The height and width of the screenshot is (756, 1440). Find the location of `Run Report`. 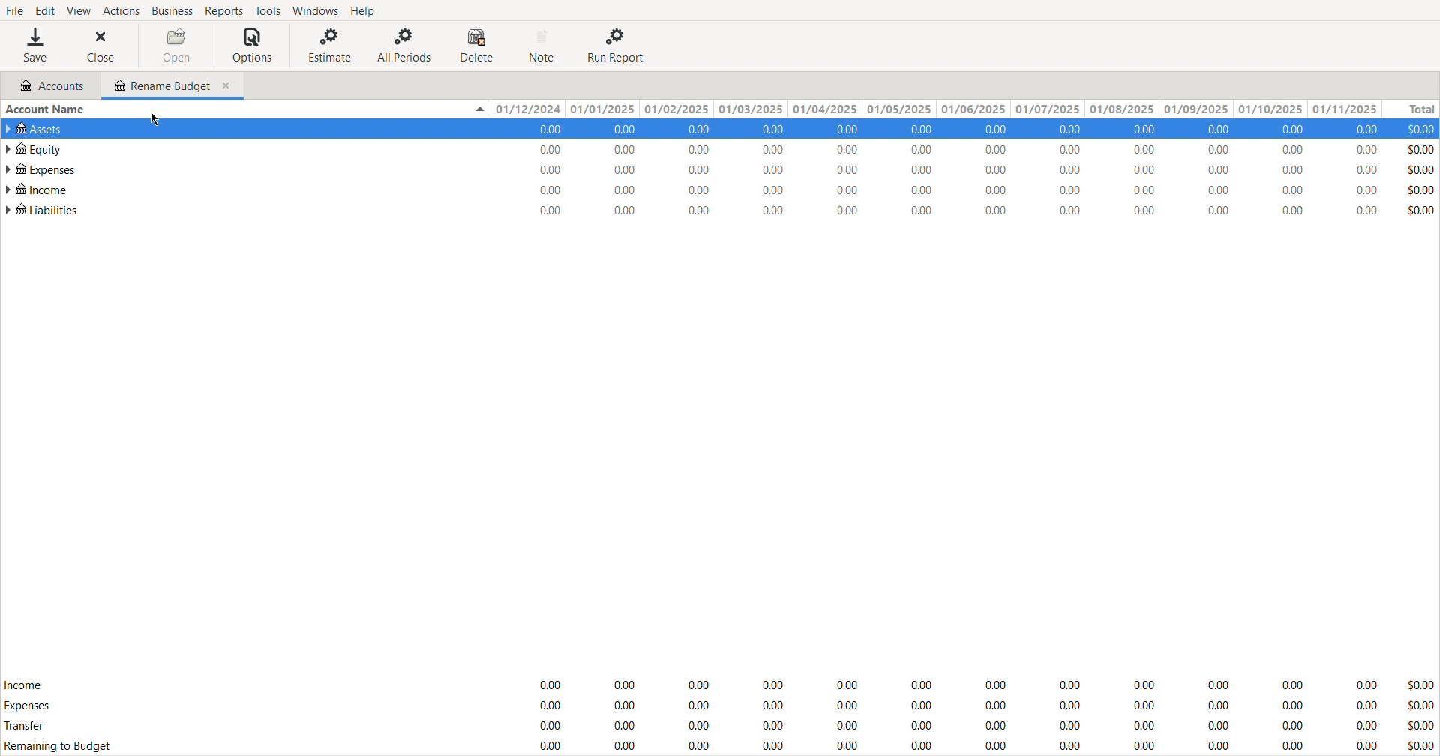

Run Report is located at coordinates (616, 45).